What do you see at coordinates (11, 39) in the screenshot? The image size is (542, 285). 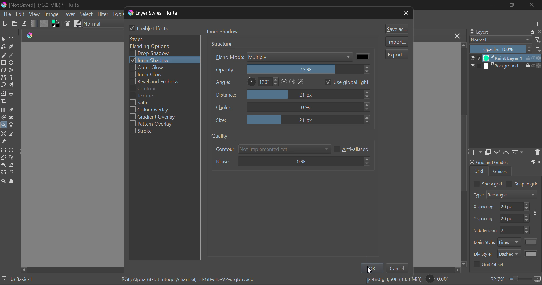 I see `Text` at bounding box center [11, 39].